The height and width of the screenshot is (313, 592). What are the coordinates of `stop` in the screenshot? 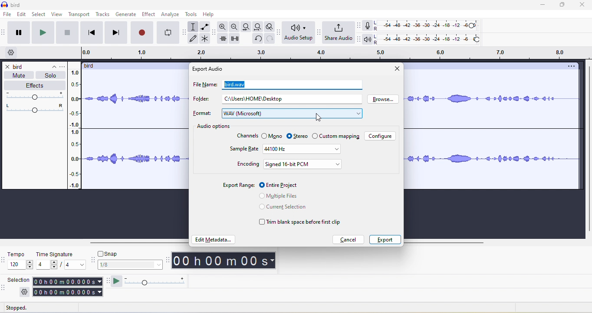 It's located at (68, 35).